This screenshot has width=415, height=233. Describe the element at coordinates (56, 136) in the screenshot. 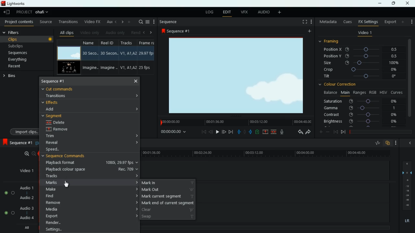

I see `trim` at that location.